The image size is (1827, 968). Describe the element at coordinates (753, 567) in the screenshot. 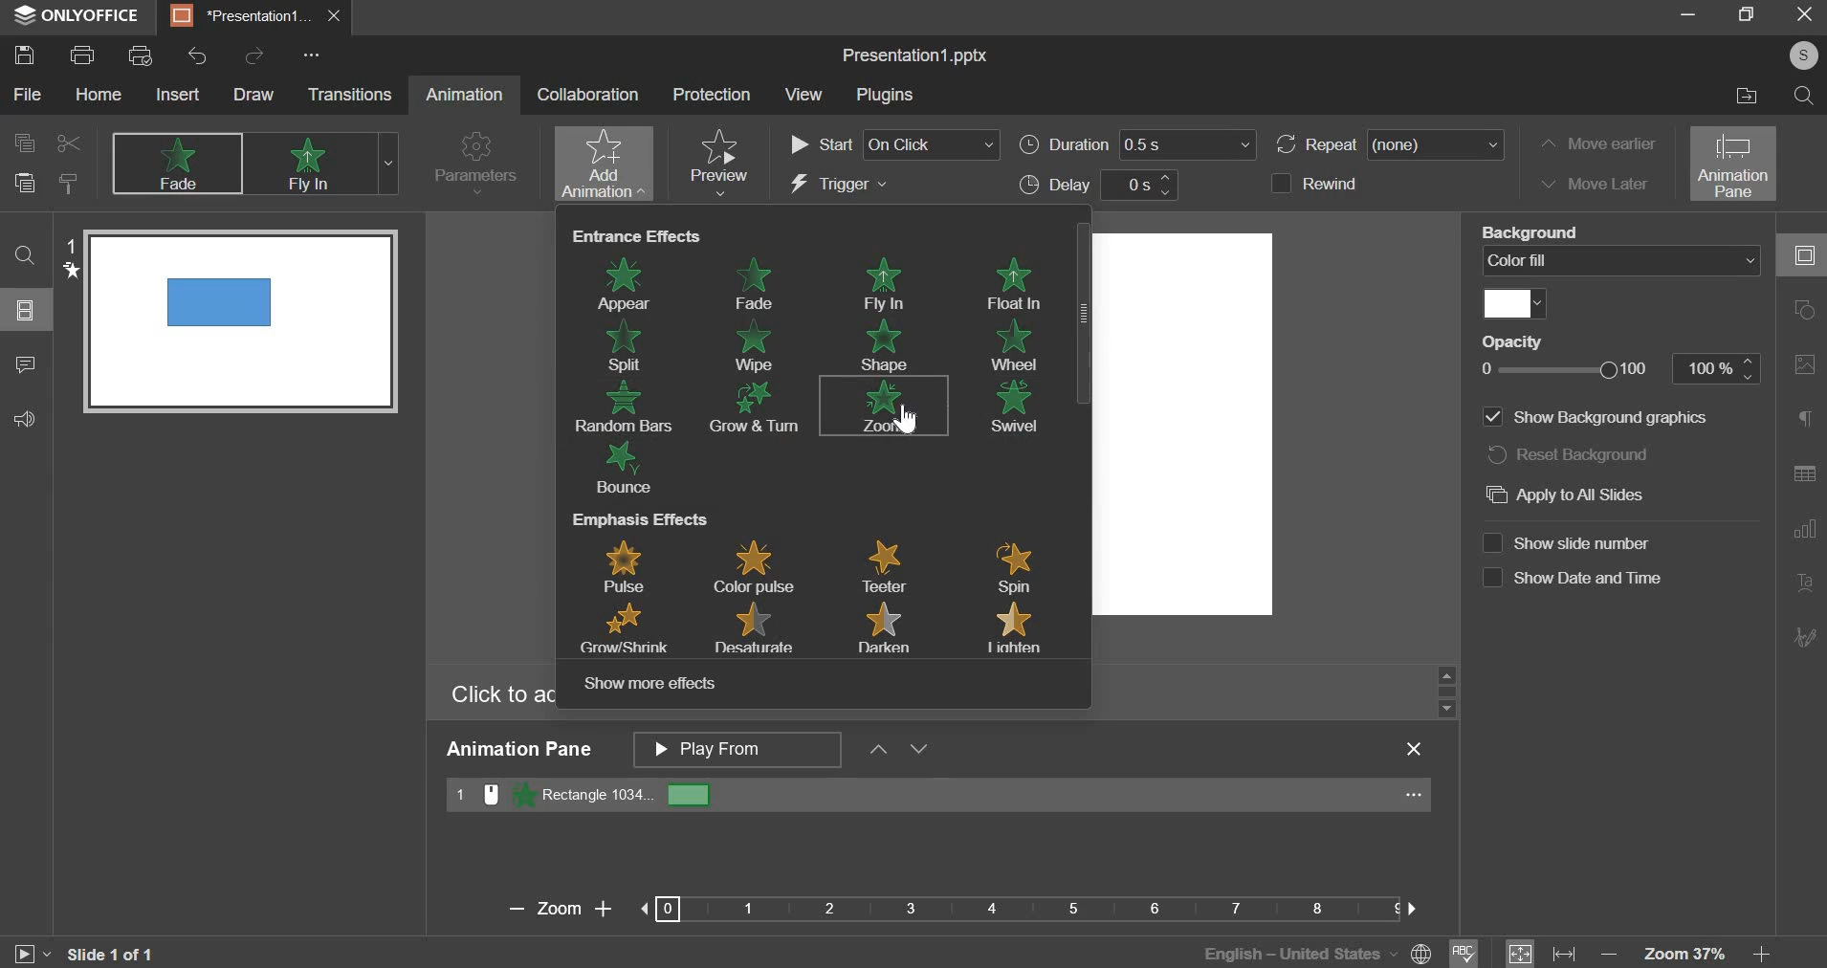

I see `color pulse` at that location.